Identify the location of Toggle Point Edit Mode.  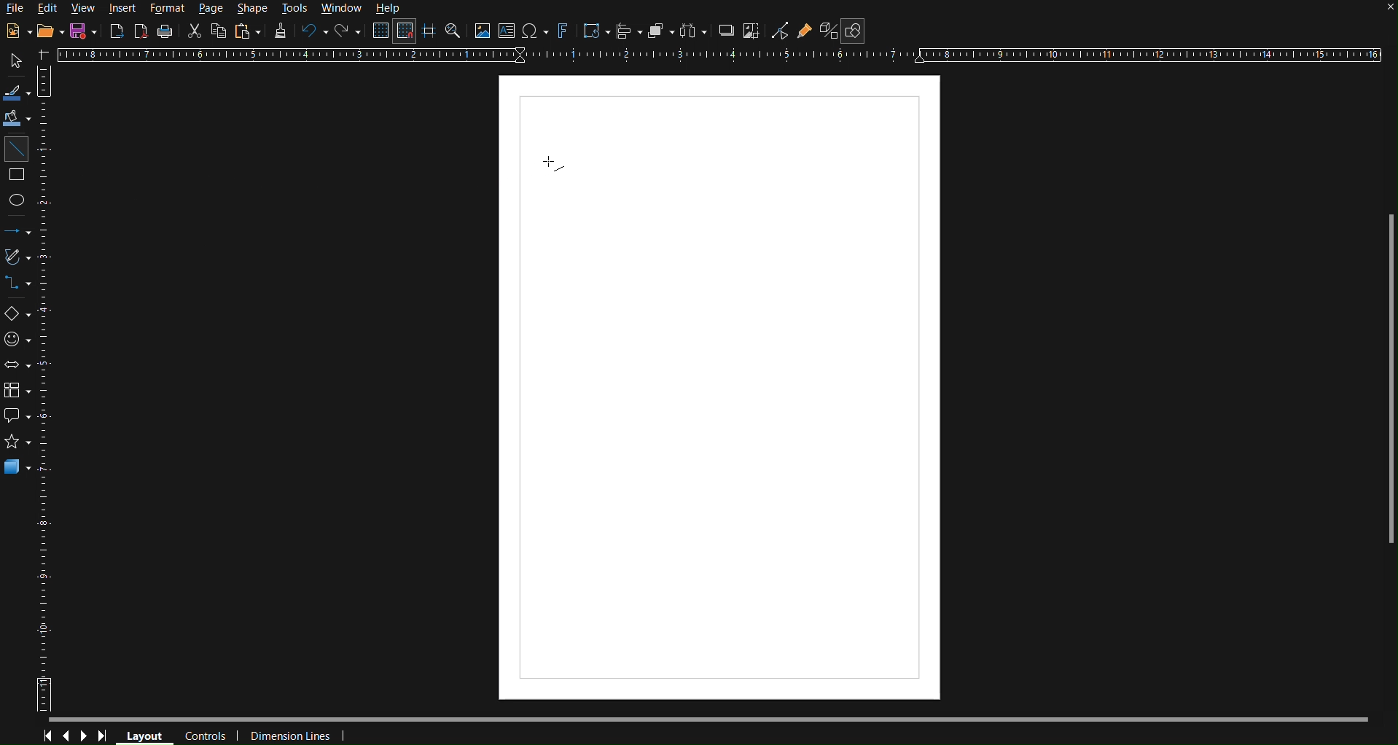
(780, 30).